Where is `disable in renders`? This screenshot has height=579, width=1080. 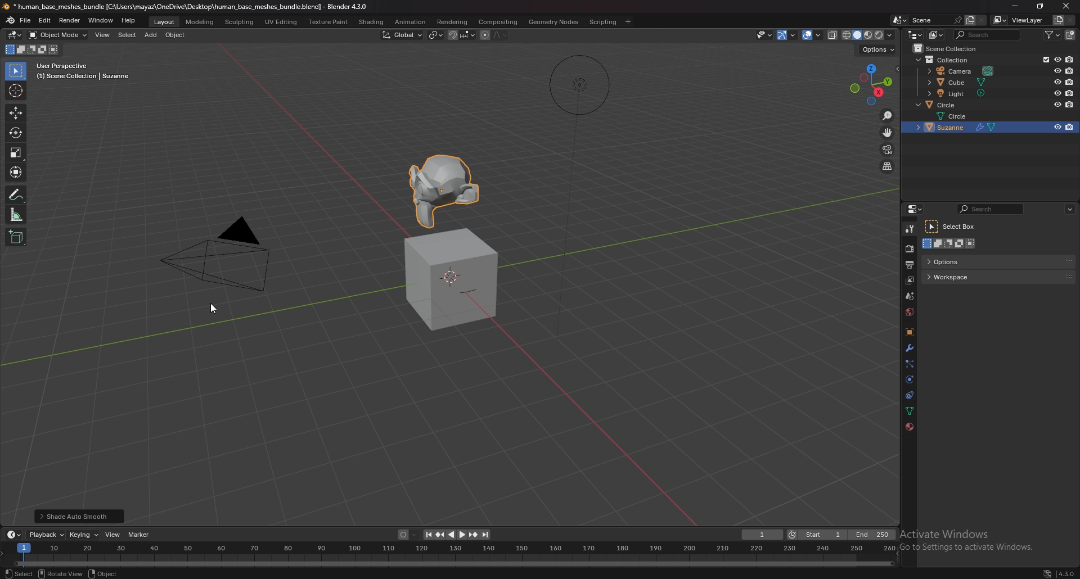 disable in renders is located at coordinates (1070, 70).